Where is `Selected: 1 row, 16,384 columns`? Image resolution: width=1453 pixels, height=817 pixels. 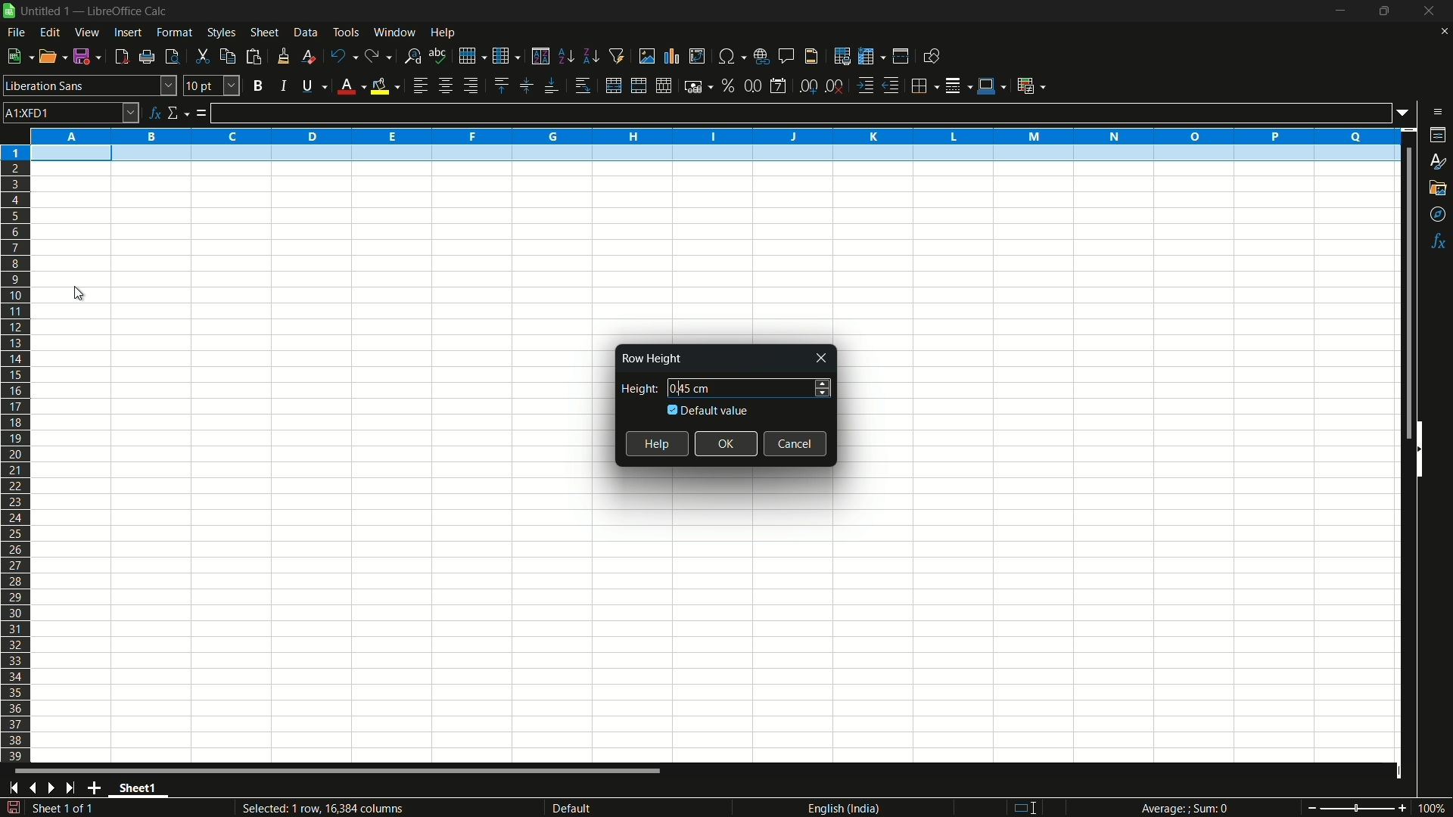
Selected: 1 row, 16,384 columns is located at coordinates (319, 807).